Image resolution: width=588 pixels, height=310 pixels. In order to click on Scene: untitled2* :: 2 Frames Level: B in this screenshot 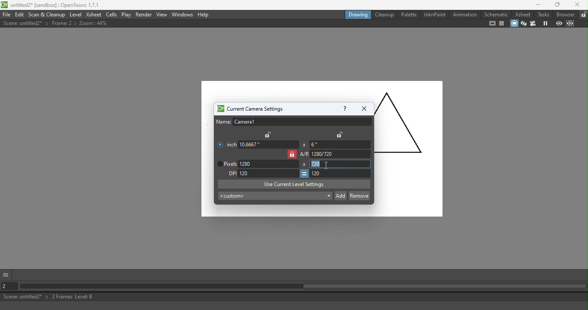, I will do `click(295, 296)`.